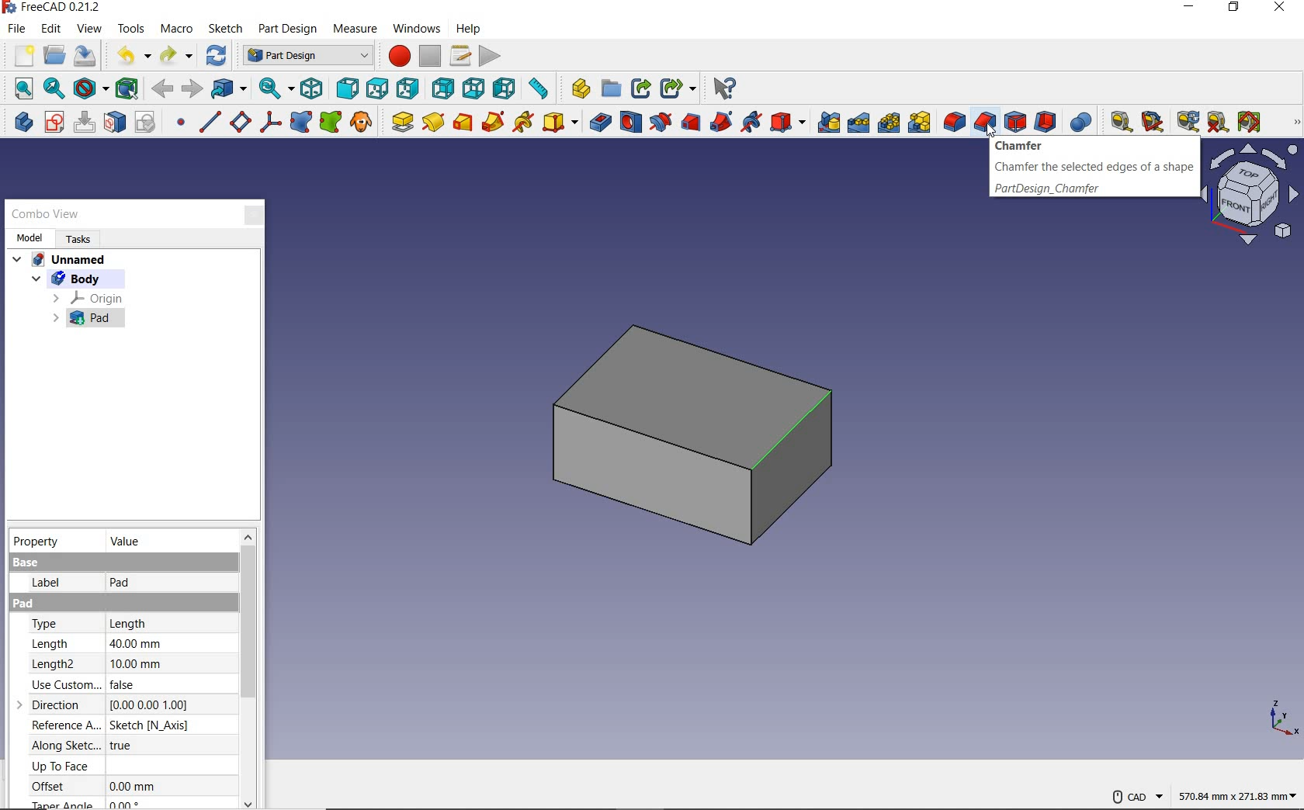 This screenshot has height=810, width=1304. Describe the element at coordinates (1186, 122) in the screenshot. I see `refresh` at that location.